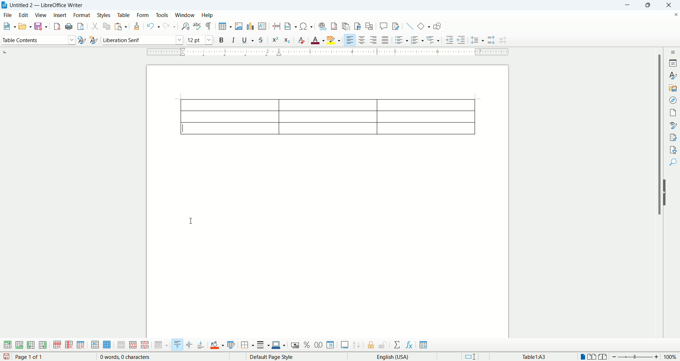 The image size is (680, 361). What do you see at coordinates (390, 357) in the screenshot?
I see `english (USA)` at bounding box center [390, 357].